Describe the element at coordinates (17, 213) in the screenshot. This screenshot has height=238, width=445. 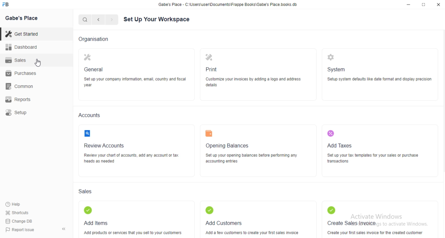
I see `shortcuts` at that location.